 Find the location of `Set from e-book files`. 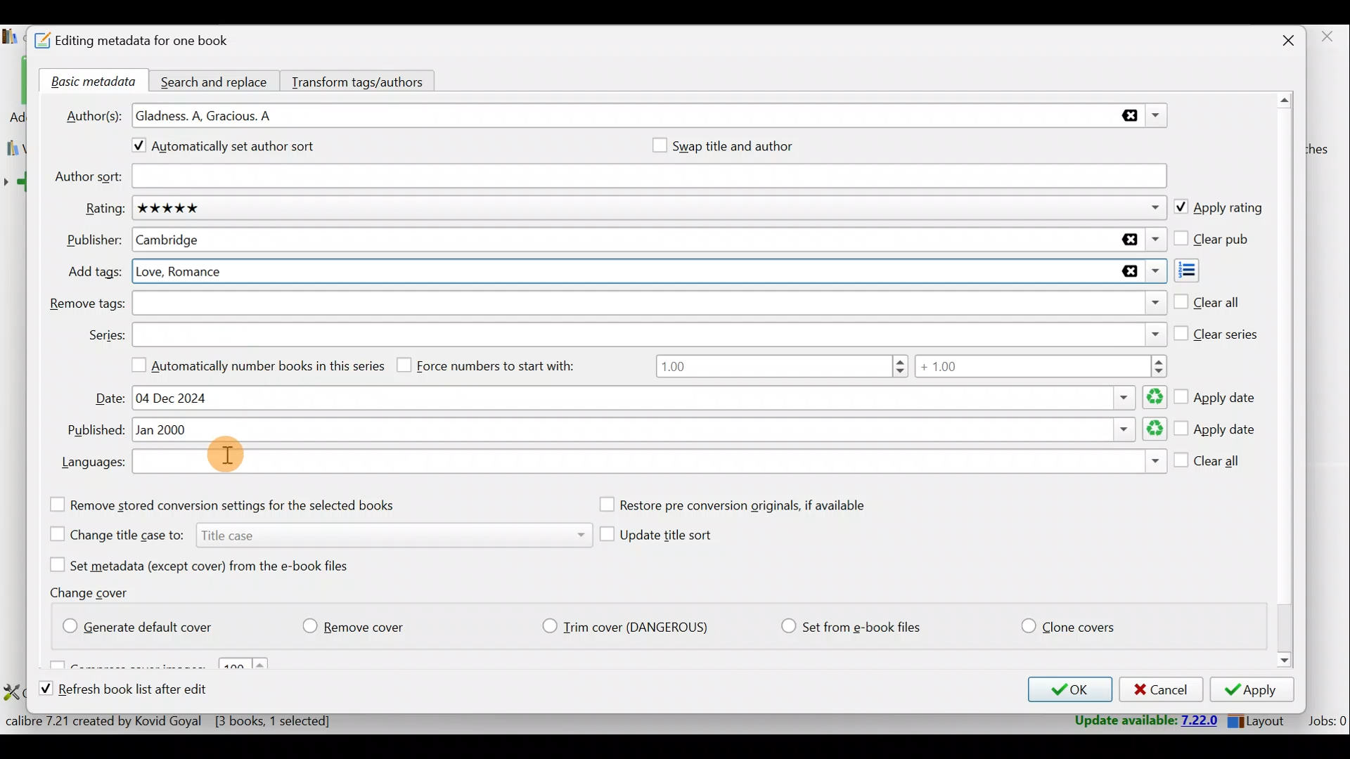

Set from e-book files is located at coordinates (850, 627).